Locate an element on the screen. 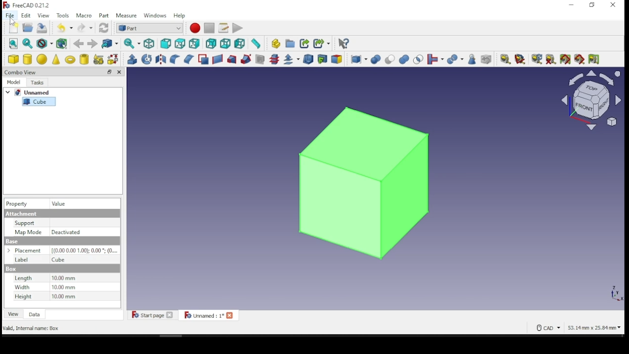  what's this? is located at coordinates (343, 44).